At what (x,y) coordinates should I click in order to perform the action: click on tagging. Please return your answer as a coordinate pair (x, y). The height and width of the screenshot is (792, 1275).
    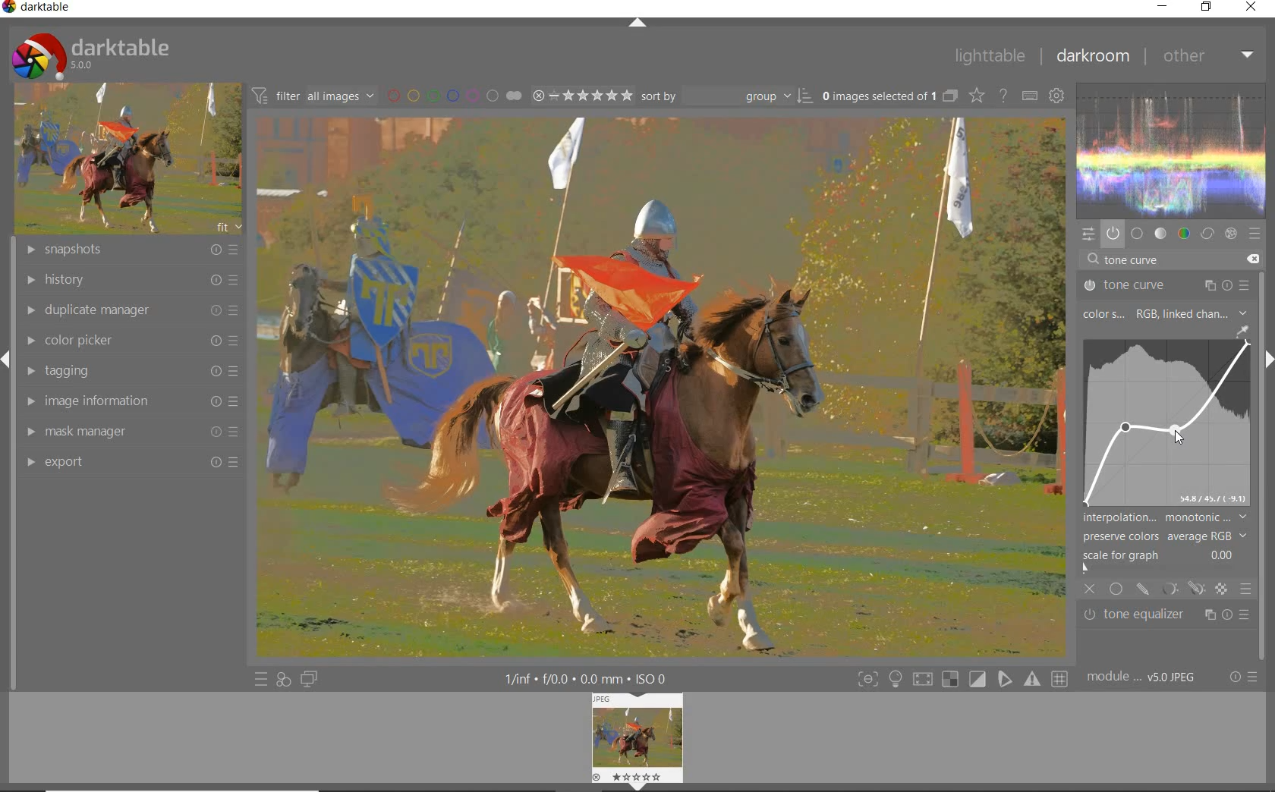
    Looking at the image, I should click on (128, 371).